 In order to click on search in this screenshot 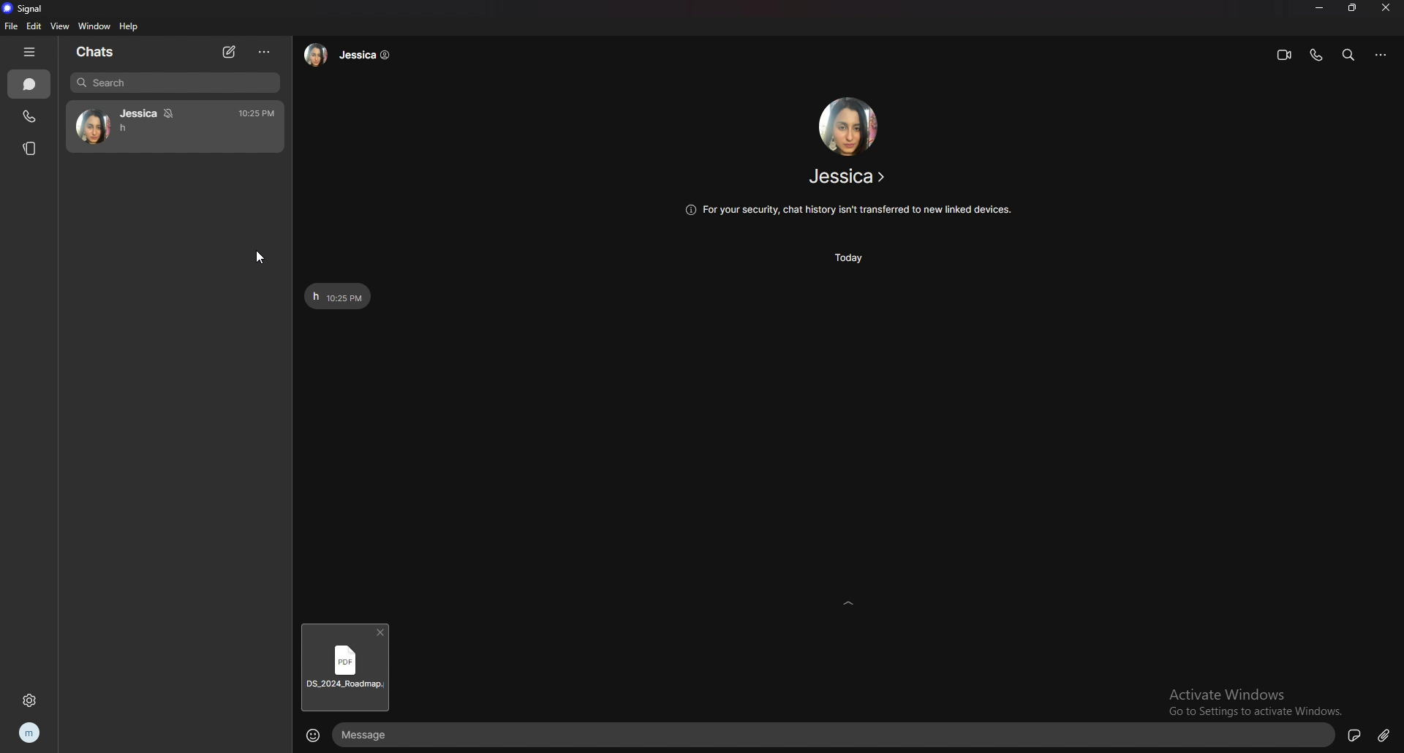, I will do `click(175, 83)`.